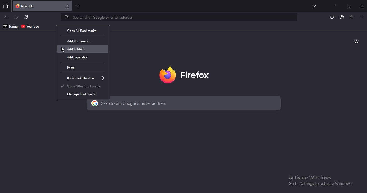 The image size is (367, 193). Describe the element at coordinates (183, 74) in the screenshot. I see `firebox` at that location.